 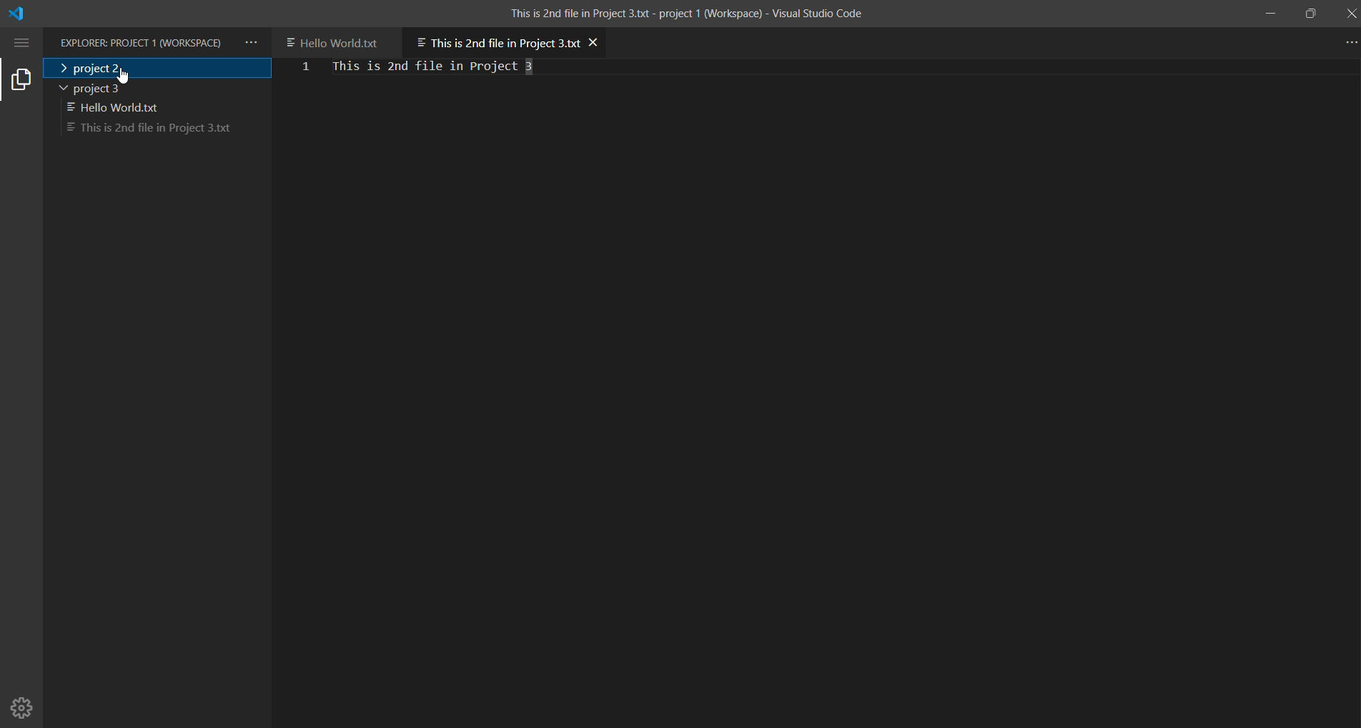 What do you see at coordinates (1312, 14) in the screenshot?
I see `maximize` at bounding box center [1312, 14].